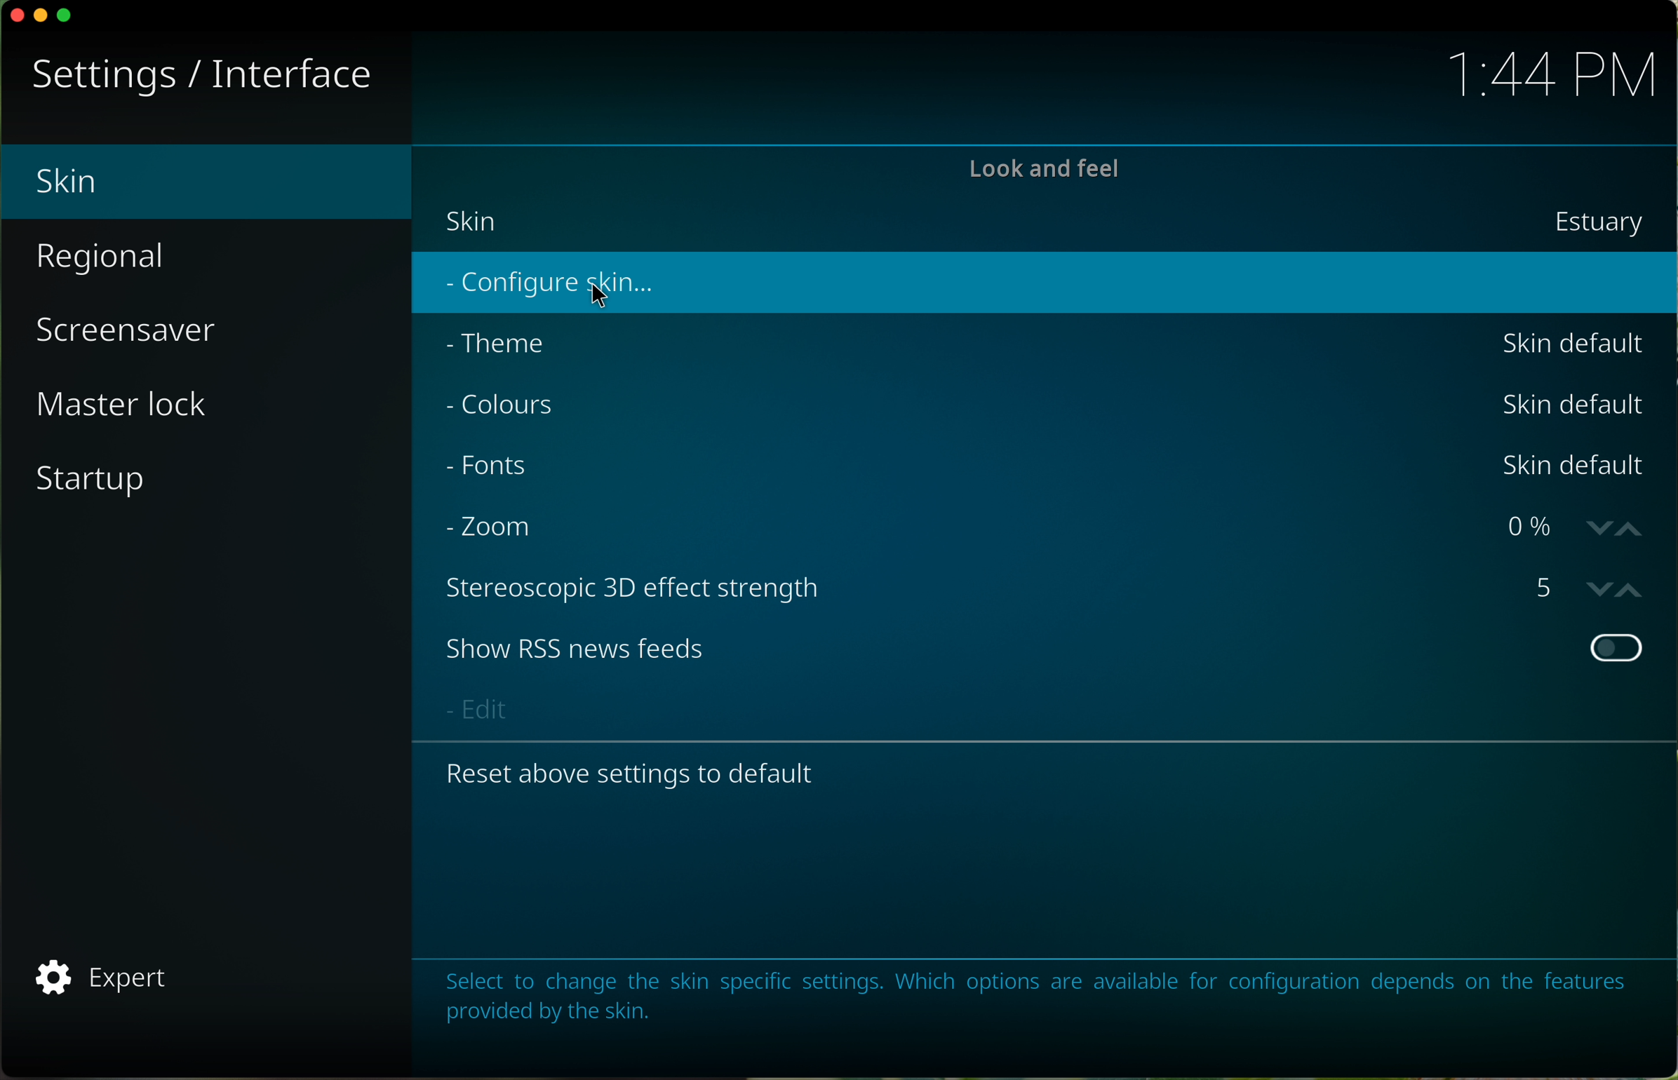 Image resolution: width=1678 pixels, height=1080 pixels. I want to click on estuary, so click(1599, 223).